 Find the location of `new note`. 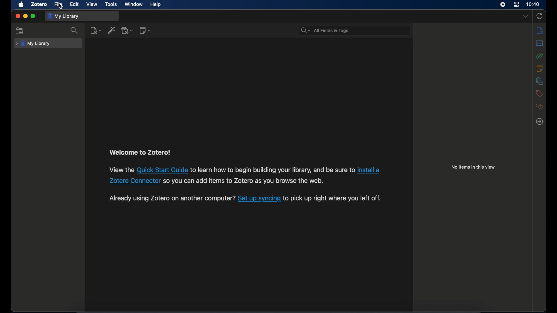

new note is located at coordinates (146, 30).